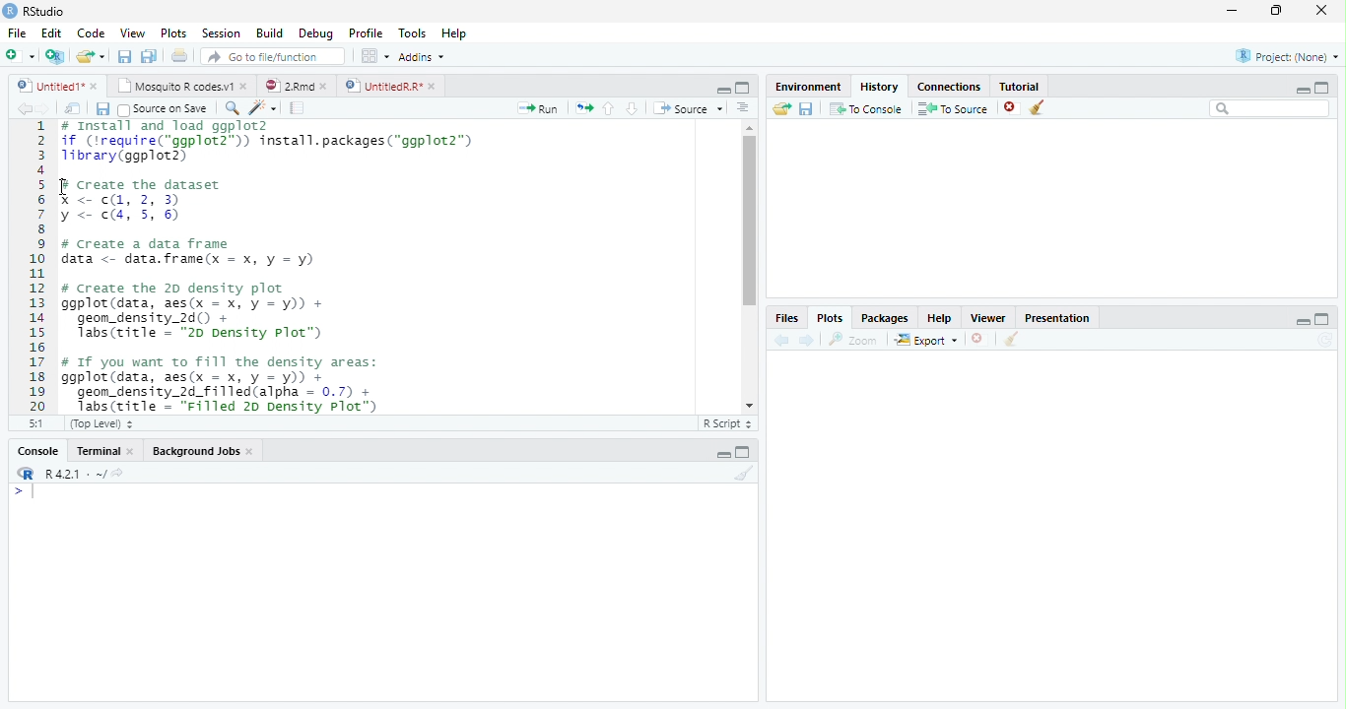 This screenshot has width=1346, height=709. What do you see at coordinates (884, 320) in the screenshot?
I see `Packages` at bounding box center [884, 320].